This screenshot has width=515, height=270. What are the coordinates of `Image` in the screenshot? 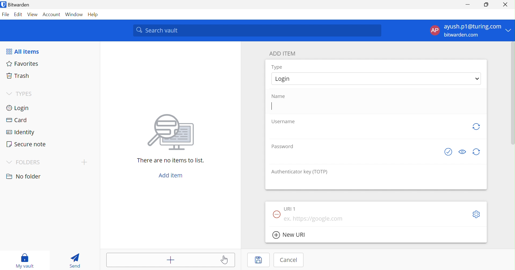 It's located at (172, 133).